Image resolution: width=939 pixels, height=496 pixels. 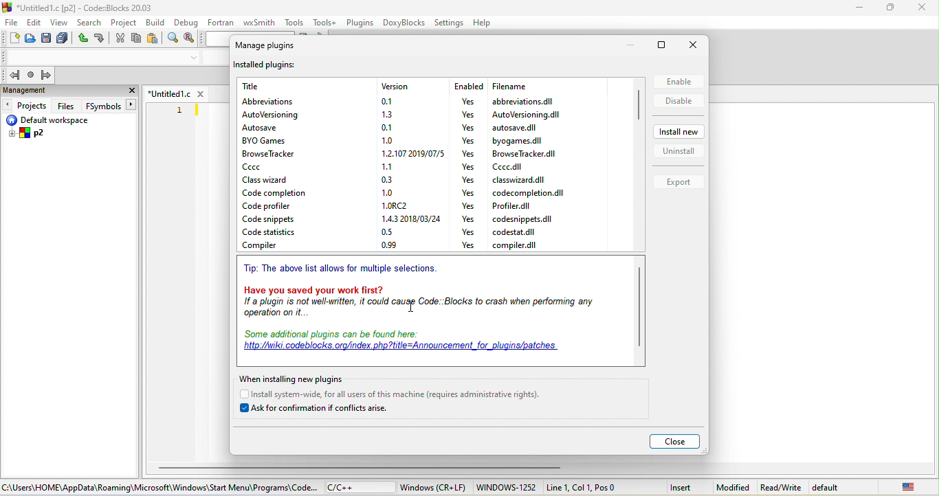 What do you see at coordinates (283, 116) in the screenshot?
I see `autoversioning` at bounding box center [283, 116].